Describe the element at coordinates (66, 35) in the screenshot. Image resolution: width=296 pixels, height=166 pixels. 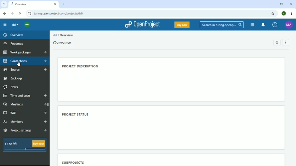
I see `Overview` at that location.